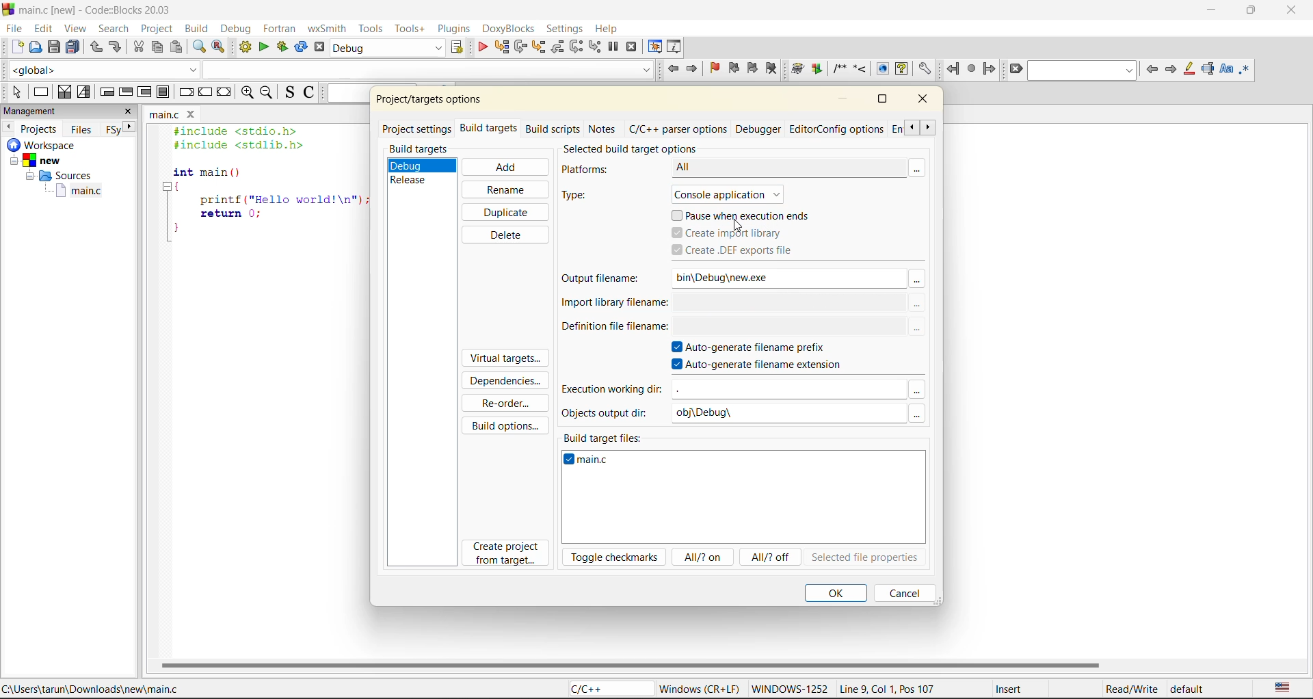 The width and height of the screenshot is (1313, 699). Describe the element at coordinates (15, 31) in the screenshot. I see `file` at that location.